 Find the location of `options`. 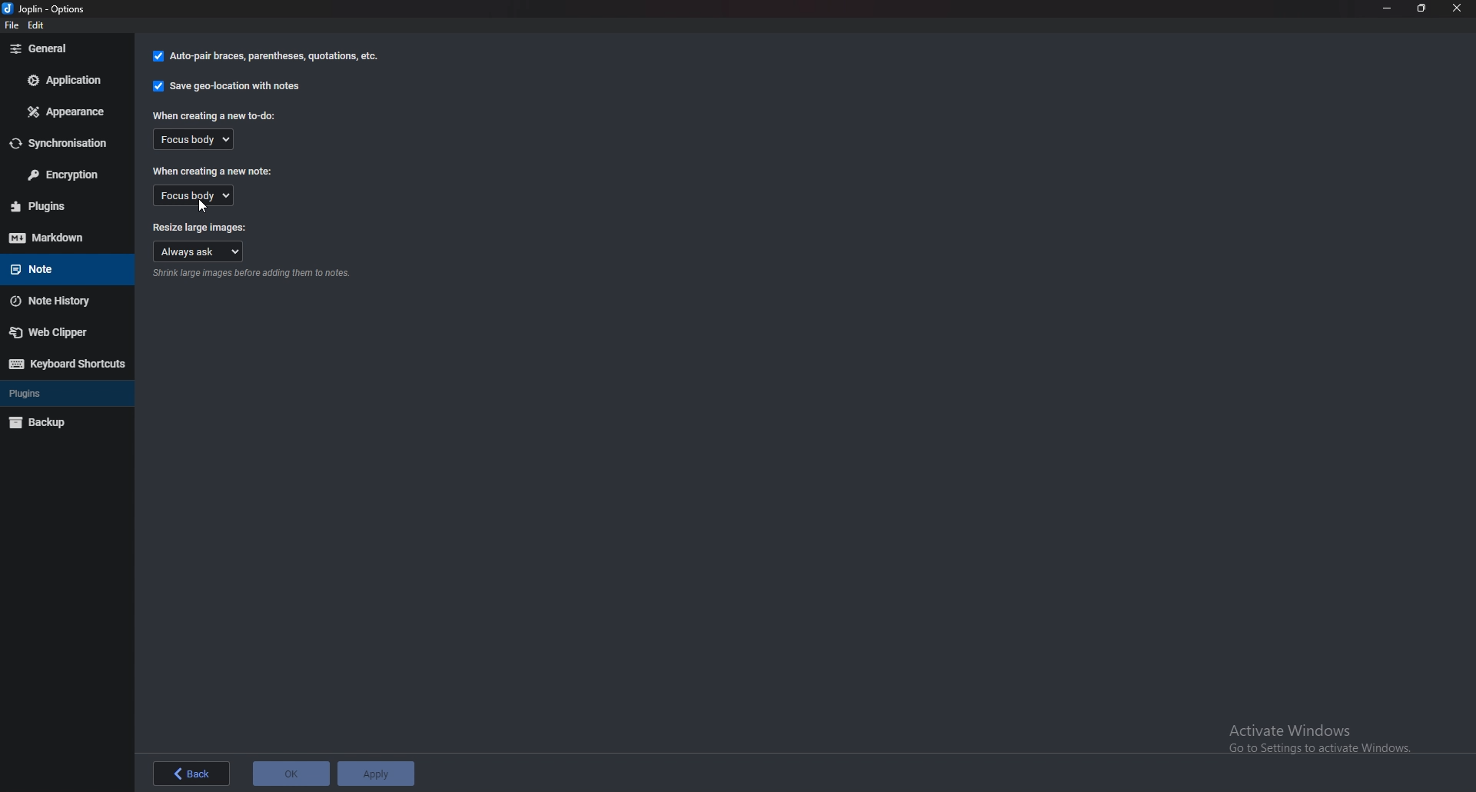

options is located at coordinates (49, 10).